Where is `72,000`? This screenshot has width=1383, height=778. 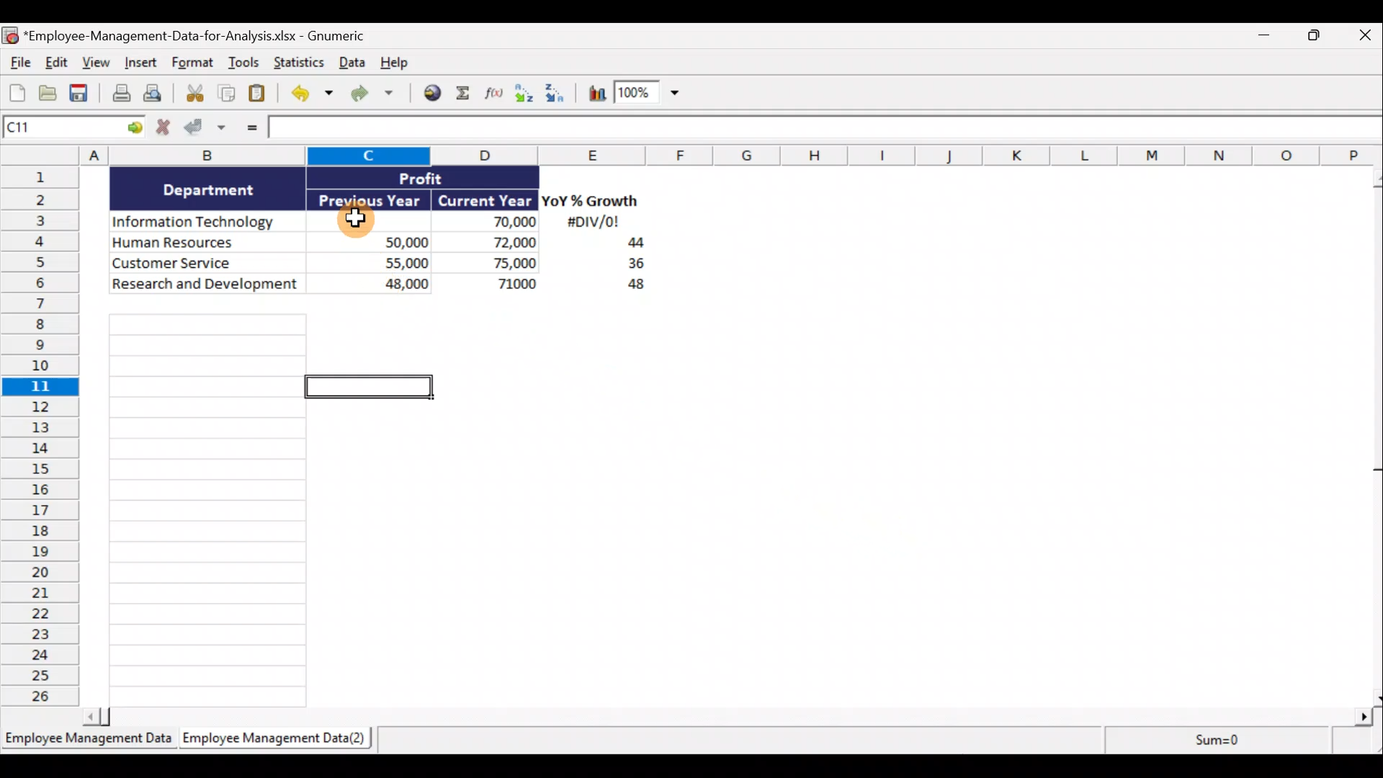 72,000 is located at coordinates (492, 243).